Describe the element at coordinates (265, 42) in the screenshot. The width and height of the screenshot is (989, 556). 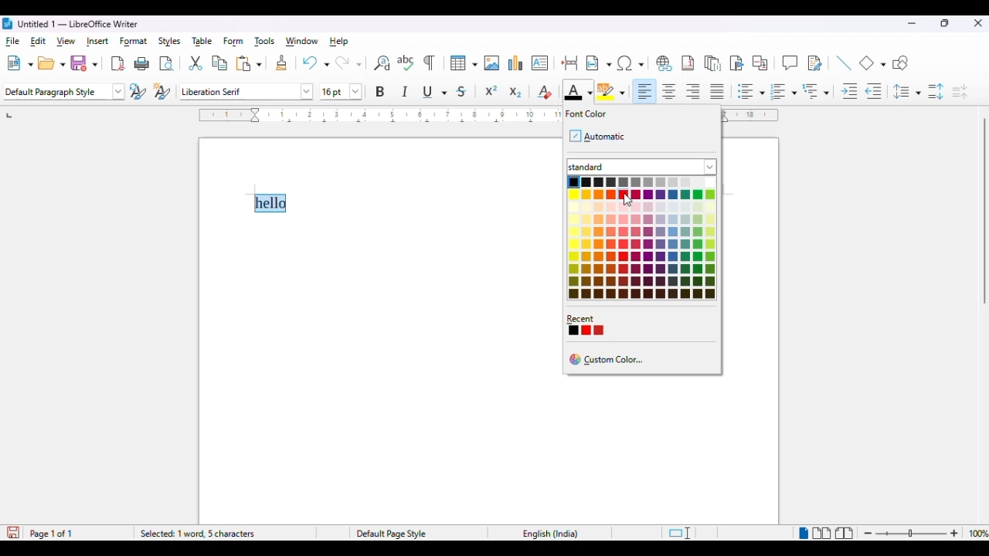
I see `tools` at that location.